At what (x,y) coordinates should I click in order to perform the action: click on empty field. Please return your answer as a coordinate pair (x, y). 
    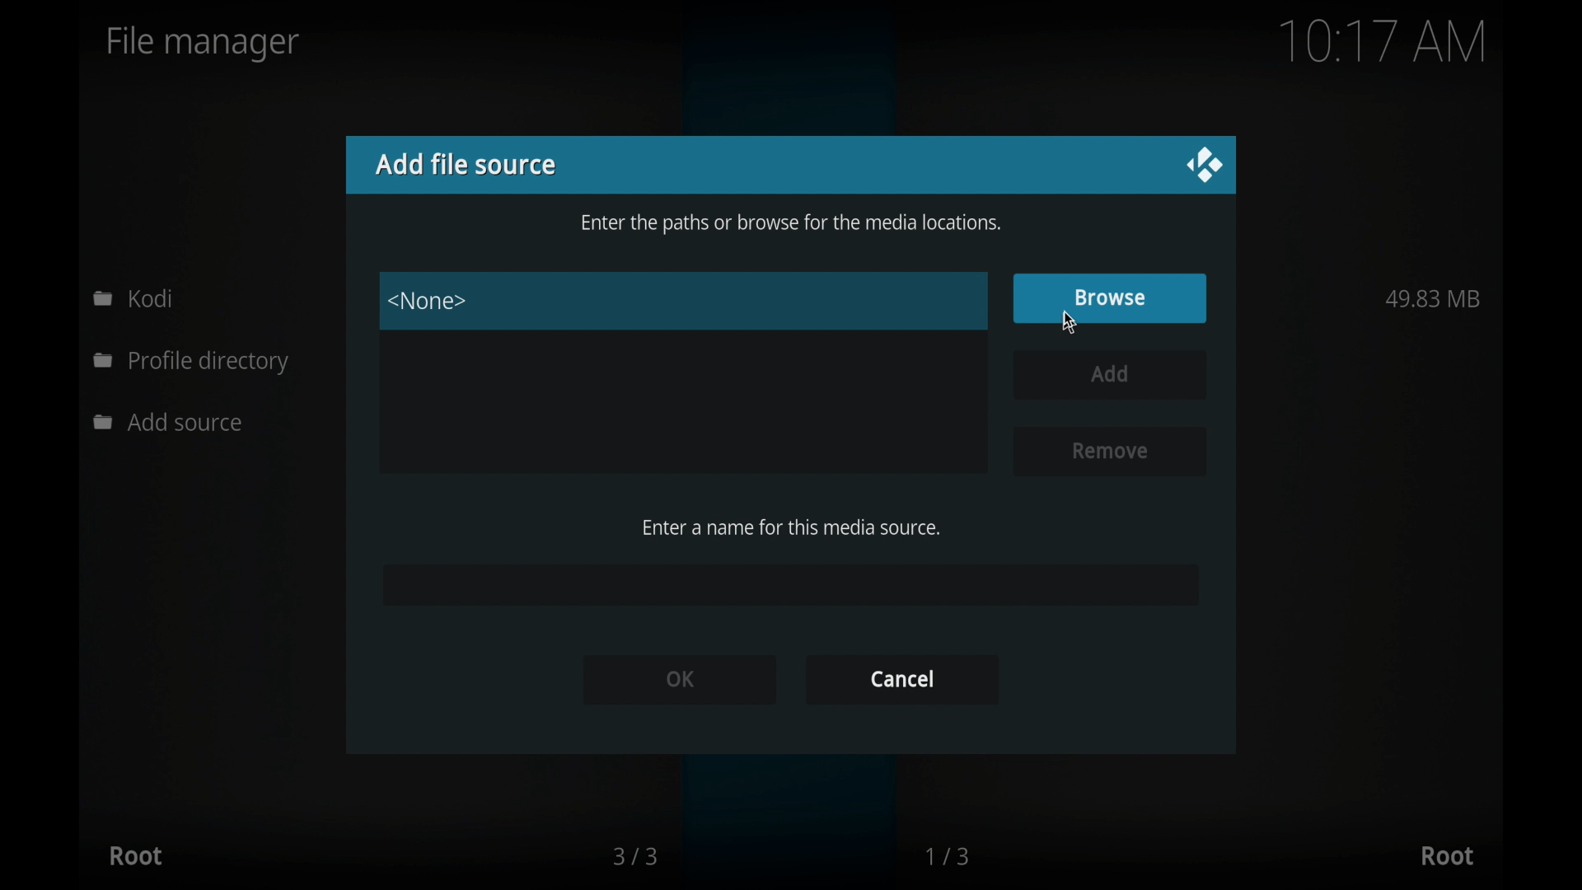
    Looking at the image, I should click on (788, 584).